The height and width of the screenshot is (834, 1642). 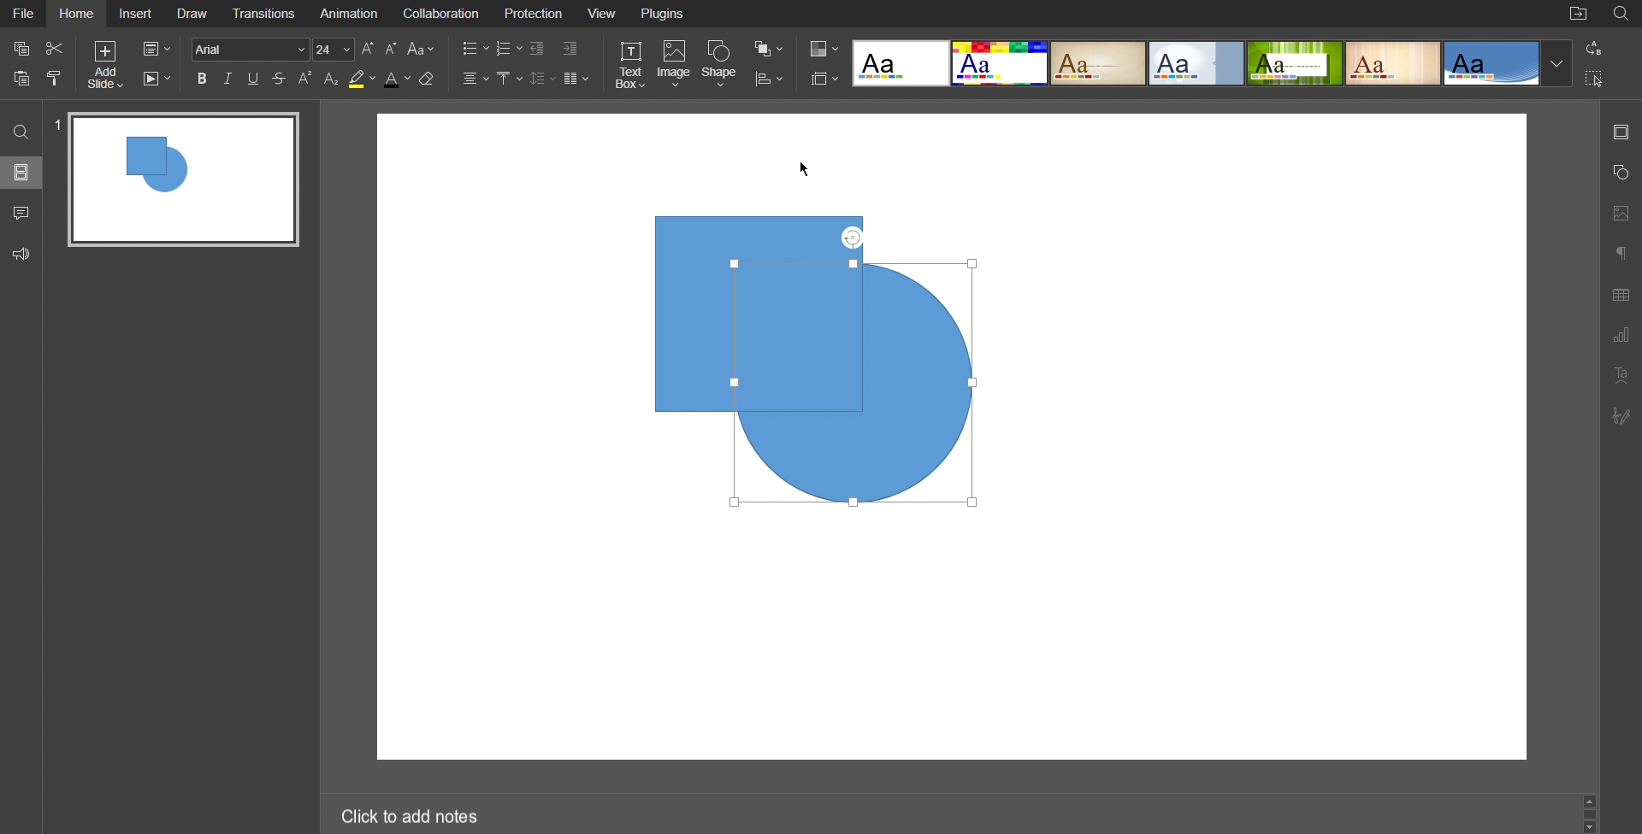 What do you see at coordinates (508, 77) in the screenshot?
I see `Vertical Align` at bounding box center [508, 77].